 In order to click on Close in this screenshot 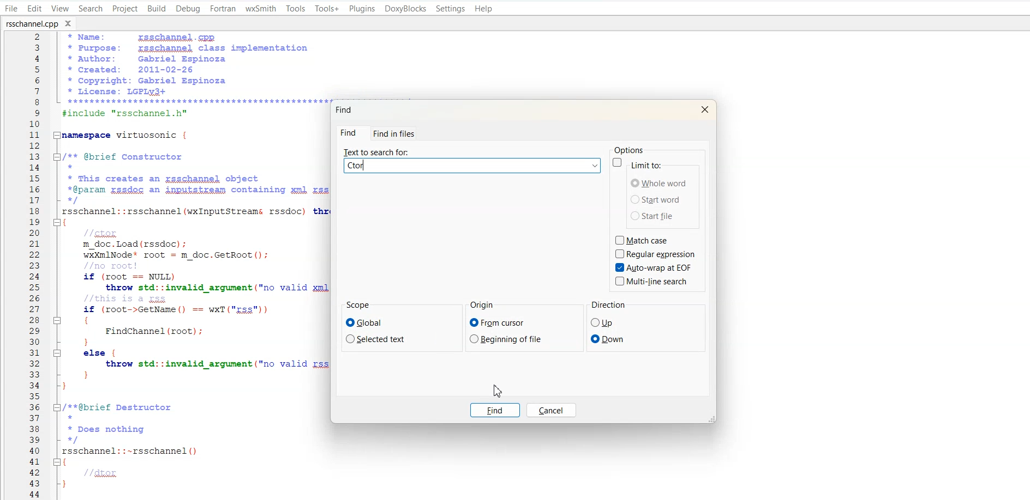, I will do `click(704, 109)`.